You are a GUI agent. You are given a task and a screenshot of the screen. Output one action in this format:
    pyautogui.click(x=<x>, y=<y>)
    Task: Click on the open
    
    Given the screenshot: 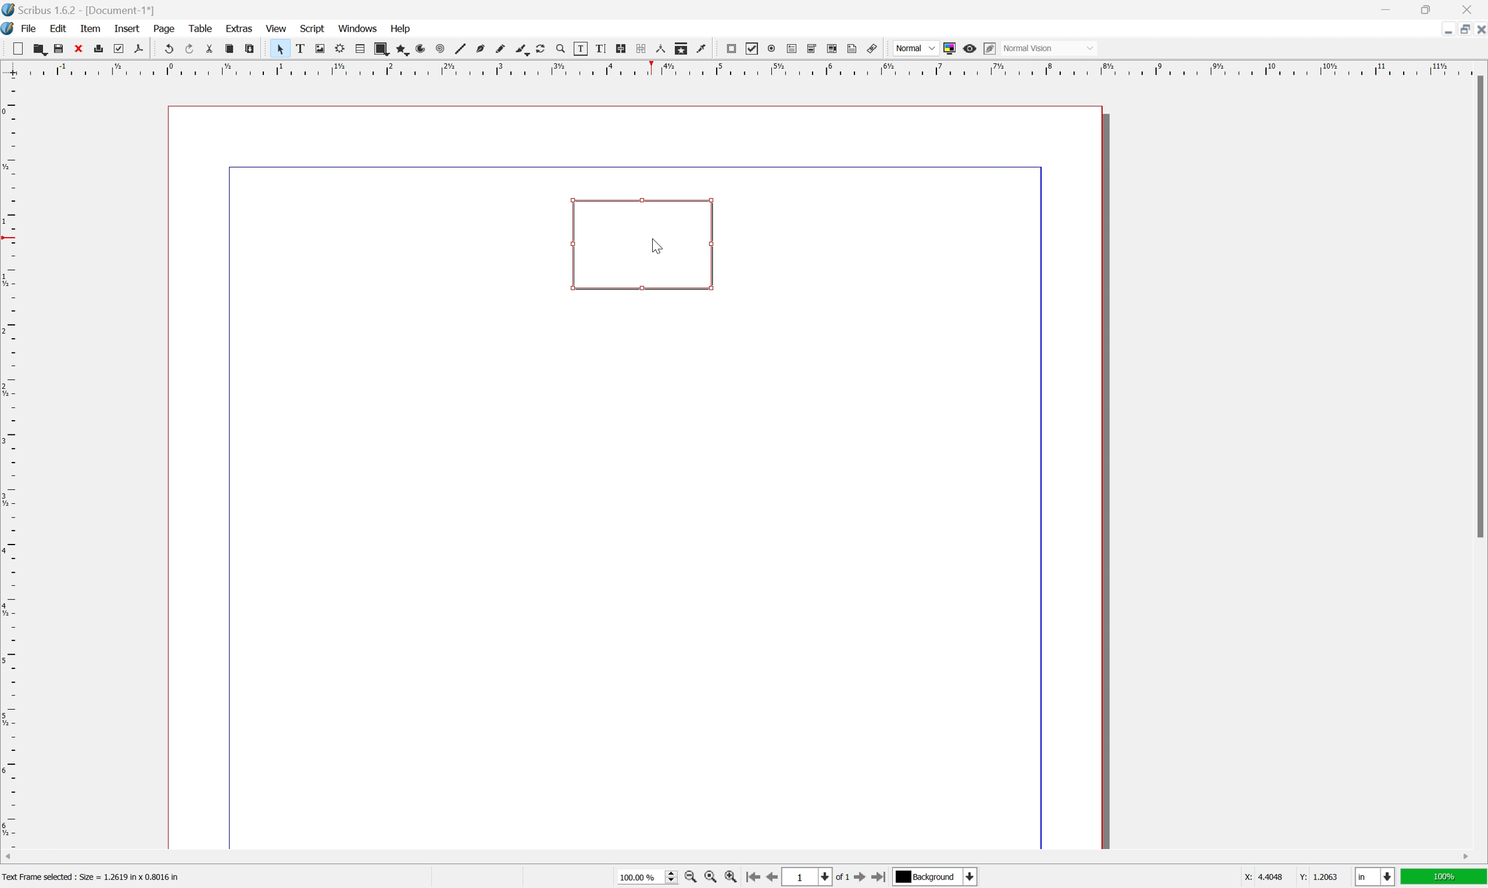 What is the action you would take?
    pyautogui.click(x=40, y=50)
    